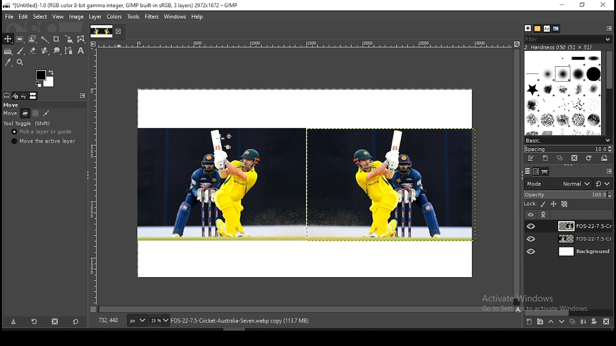 The width and height of the screenshot is (616, 346). I want to click on close, so click(119, 32).